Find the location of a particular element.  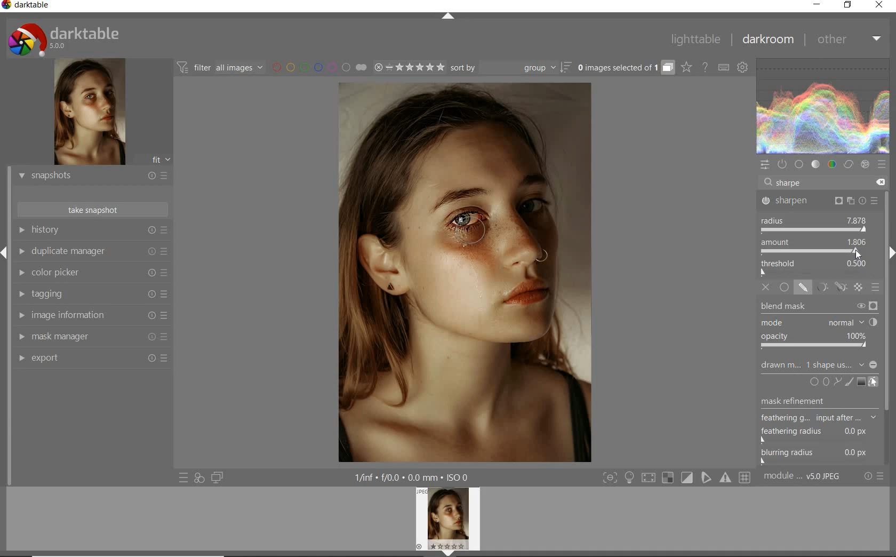

darkroom is located at coordinates (769, 41).